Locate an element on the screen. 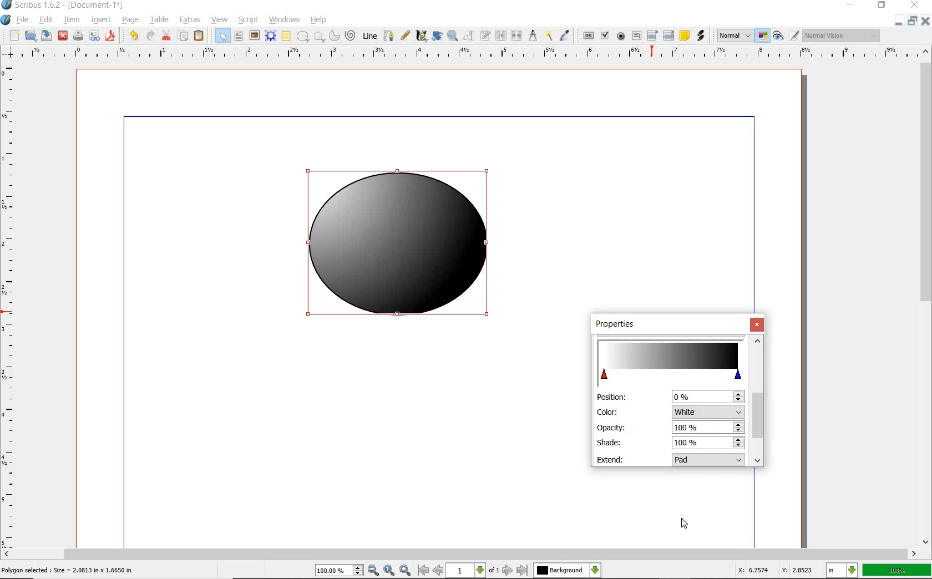 The image size is (932, 579). WINDOWS is located at coordinates (285, 20).